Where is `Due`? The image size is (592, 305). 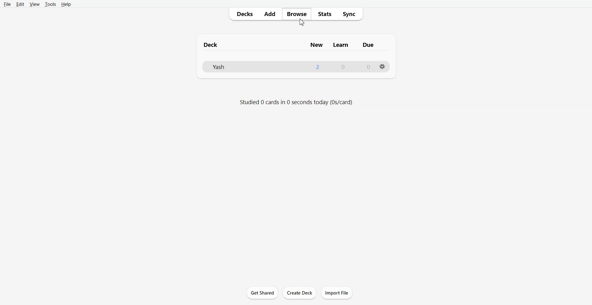 Due is located at coordinates (369, 45).